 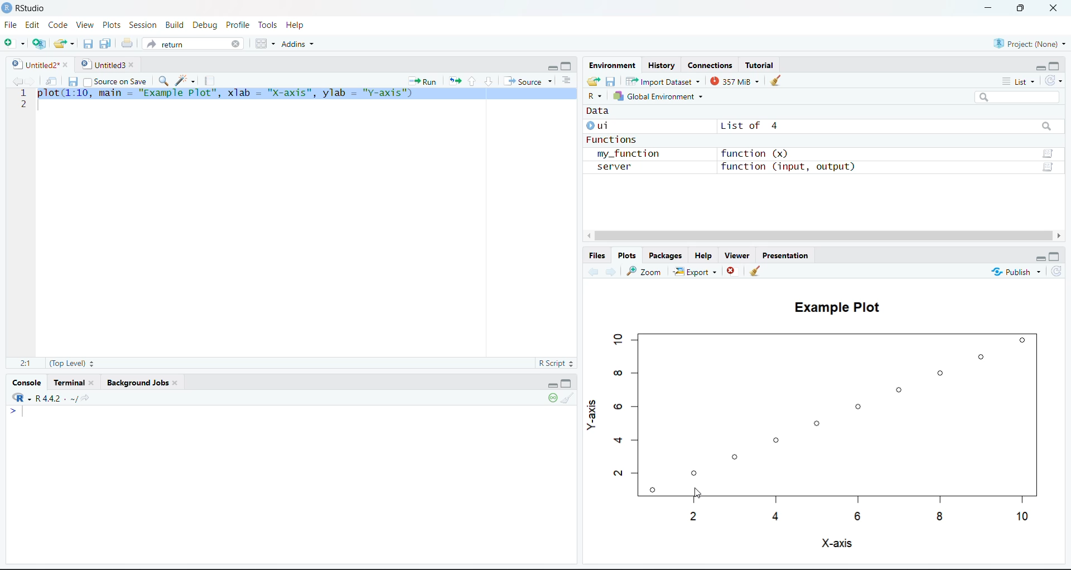 I want to click on R, so click(x=596, y=96).